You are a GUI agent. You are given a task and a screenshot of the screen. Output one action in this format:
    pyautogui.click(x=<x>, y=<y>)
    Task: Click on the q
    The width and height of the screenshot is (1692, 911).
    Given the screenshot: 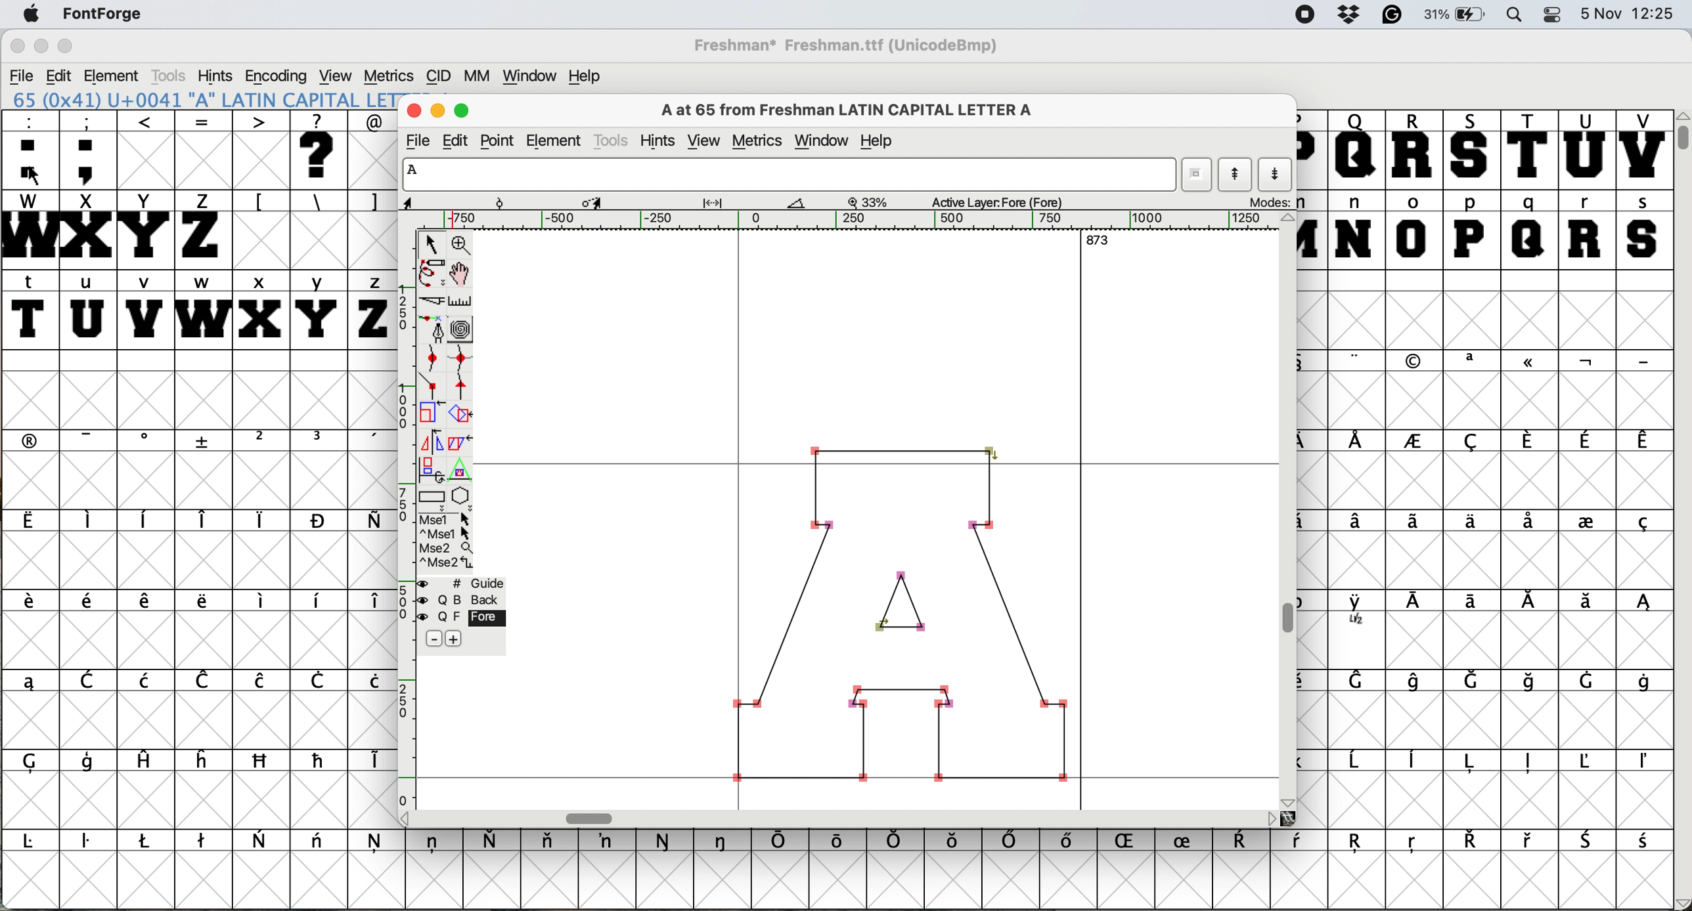 What is the action you would take?
    pyautogui.click(x=1530, y=230)
    